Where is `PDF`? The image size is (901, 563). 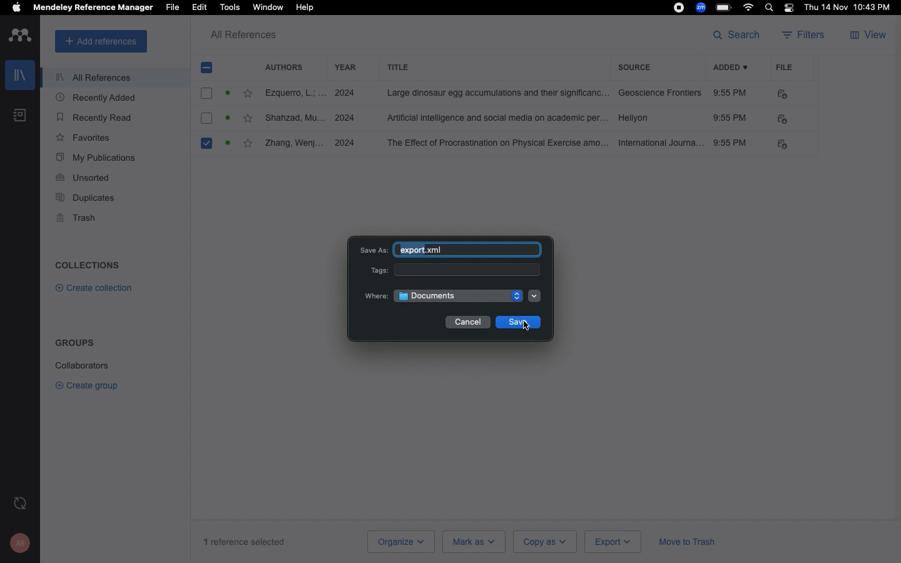
PDF is located at coordinates (781, 94).